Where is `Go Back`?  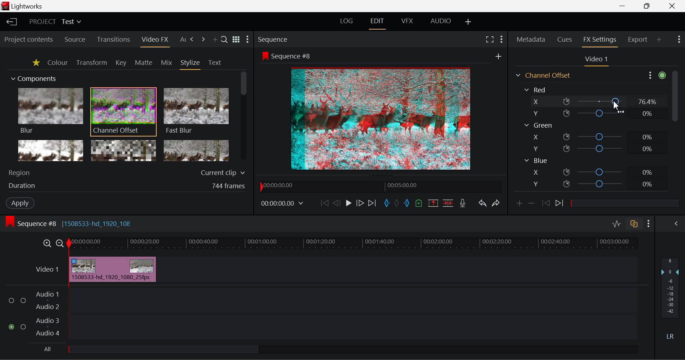 Go Back is located at coordinates (336, 203).